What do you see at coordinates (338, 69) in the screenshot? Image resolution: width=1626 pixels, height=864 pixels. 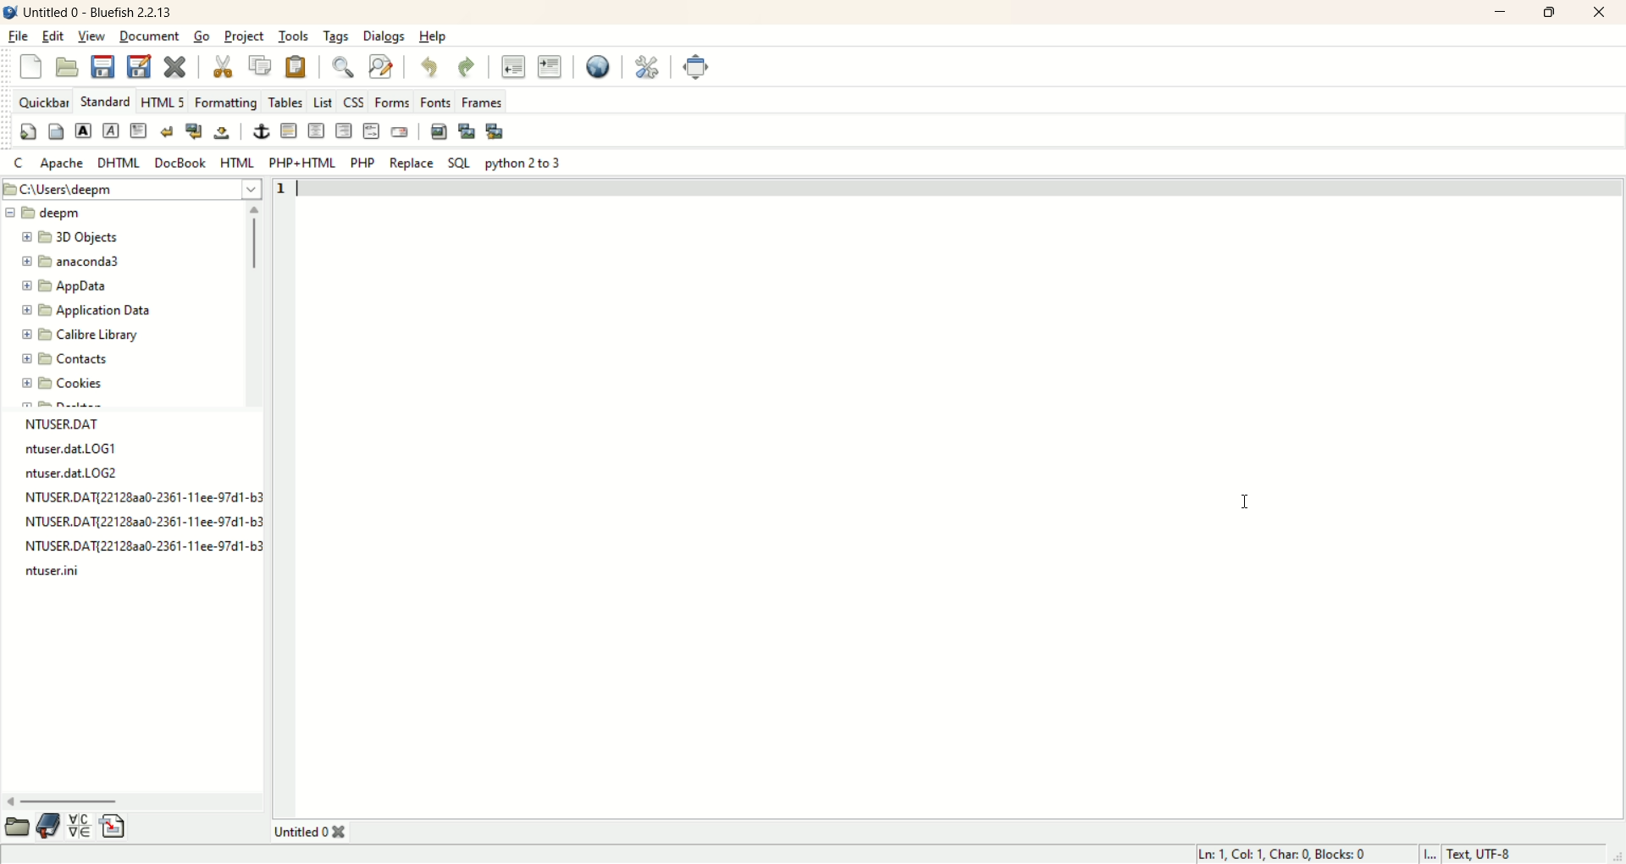 I see `find` at bounding box center [338, 69].